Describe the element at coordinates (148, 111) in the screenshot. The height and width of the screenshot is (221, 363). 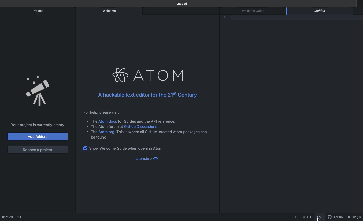
I see `Instructional text` at that location.